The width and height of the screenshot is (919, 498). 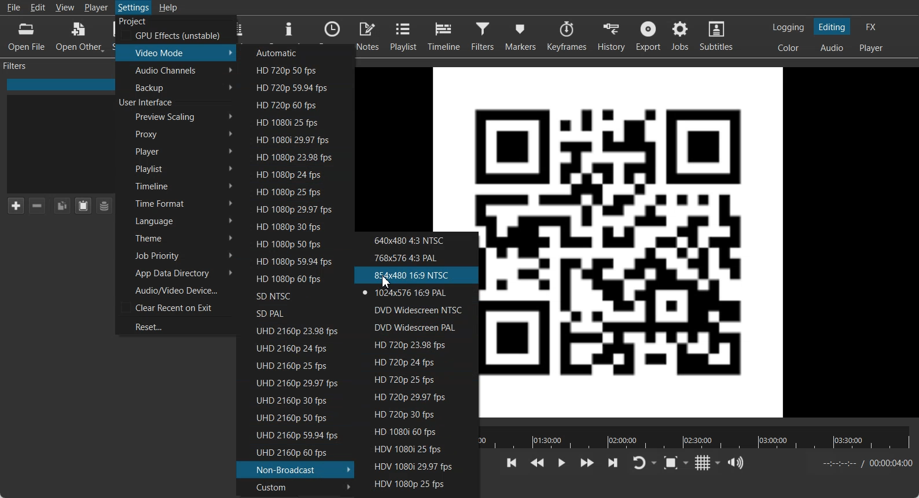 I want to click on DVD Widescreen NTSC, so click(x=417, y=309).